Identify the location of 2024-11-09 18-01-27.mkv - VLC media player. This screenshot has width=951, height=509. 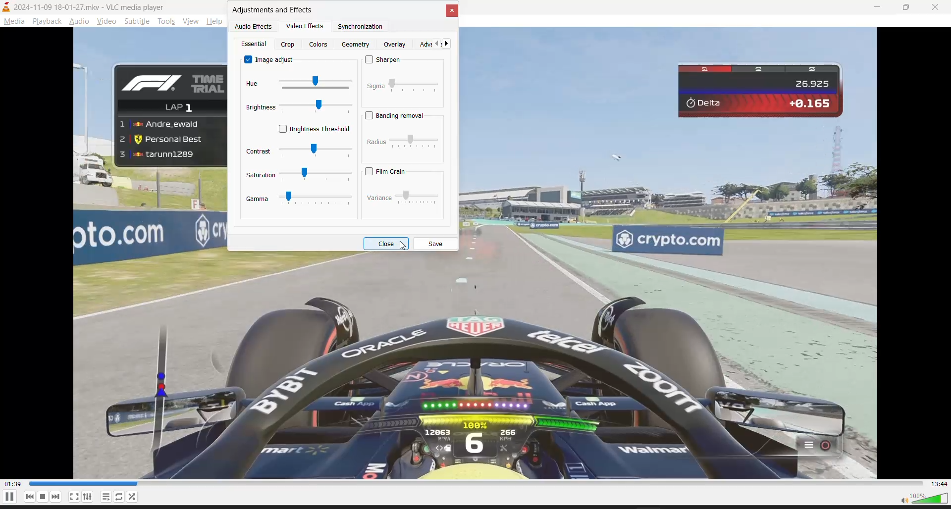
(87, 7).